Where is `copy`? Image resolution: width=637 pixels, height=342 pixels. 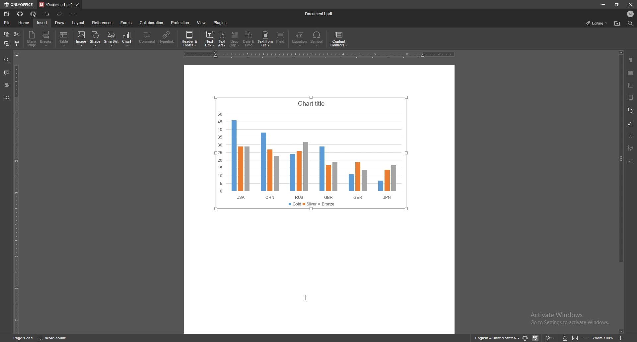 copy is located at coordinates (6, 34).